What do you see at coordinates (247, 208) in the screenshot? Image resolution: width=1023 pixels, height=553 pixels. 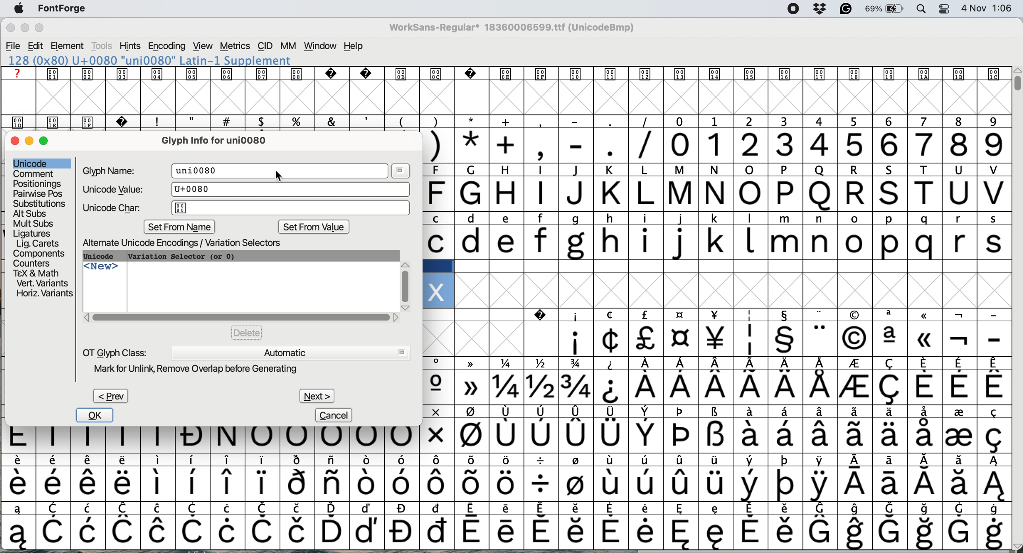 I see `unicode char` at bounding box center [247, 208].